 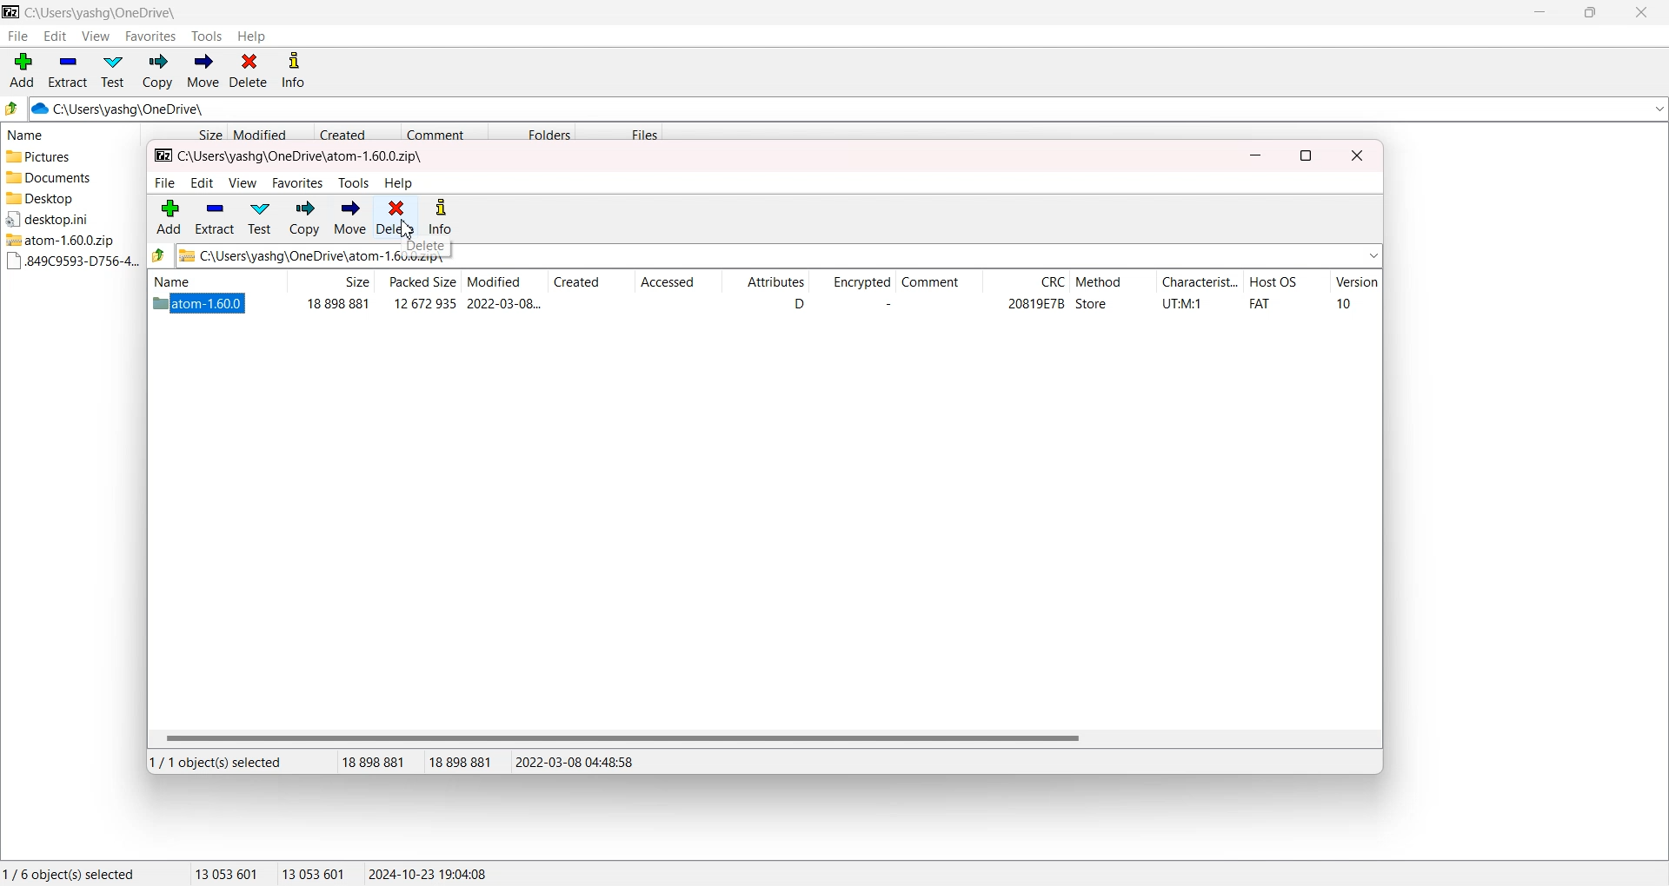 I want to click on Maximize, so click(x=1589, y=12).